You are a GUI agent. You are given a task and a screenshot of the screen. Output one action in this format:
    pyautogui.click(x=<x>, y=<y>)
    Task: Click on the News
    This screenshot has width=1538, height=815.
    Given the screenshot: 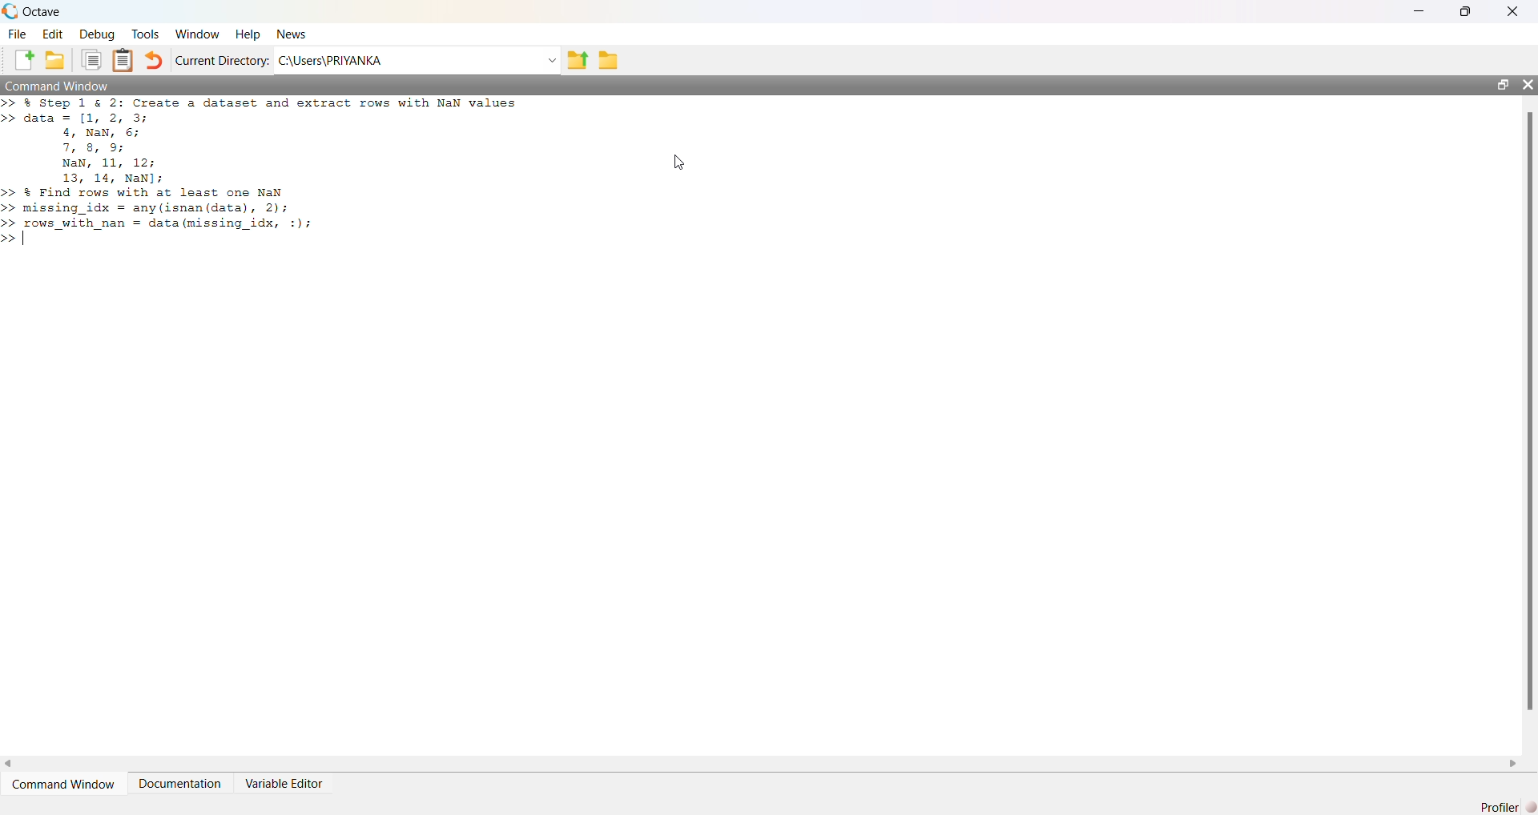 What is the action you would take?
    pyautogui.click(x=293, y=34)
    